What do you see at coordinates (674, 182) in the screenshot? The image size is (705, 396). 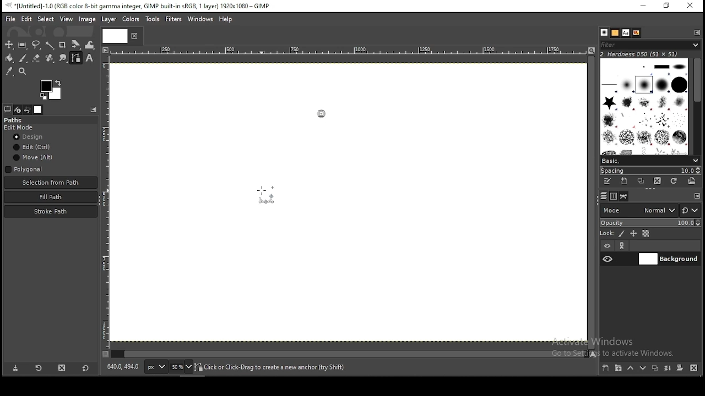 I see `refresh brushes` at bounding box center [674, 182].